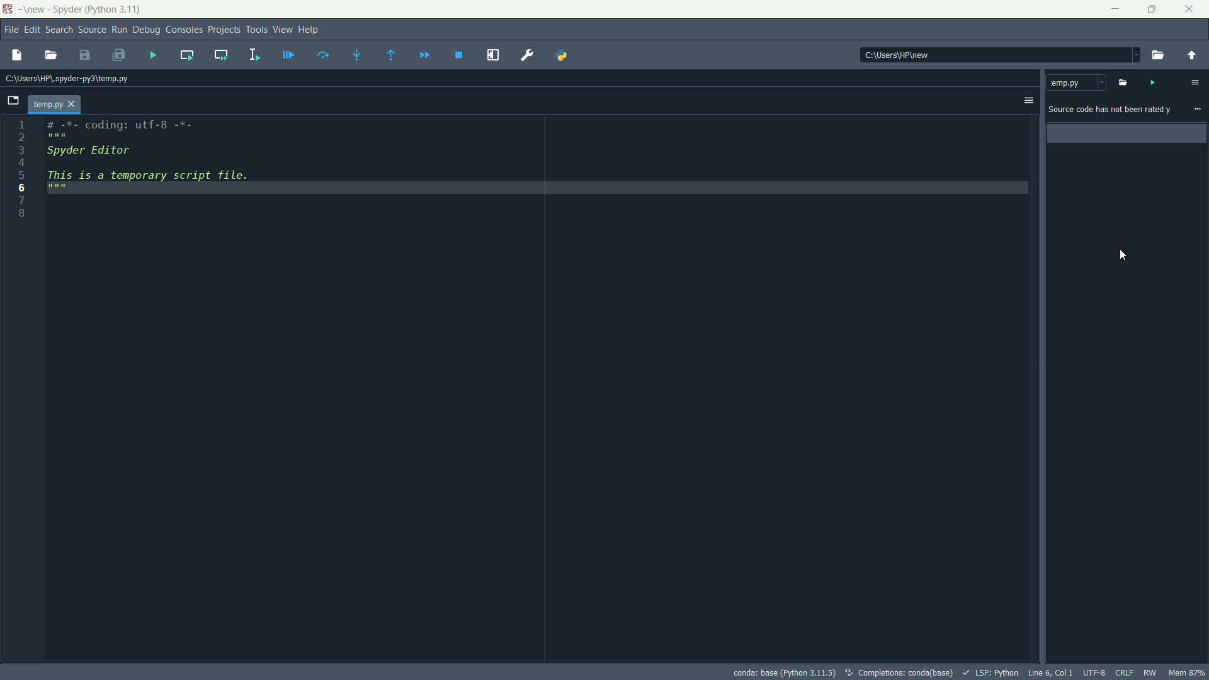 The image size is (1209, 680). I want to click on edit menu, so click(31, 31).